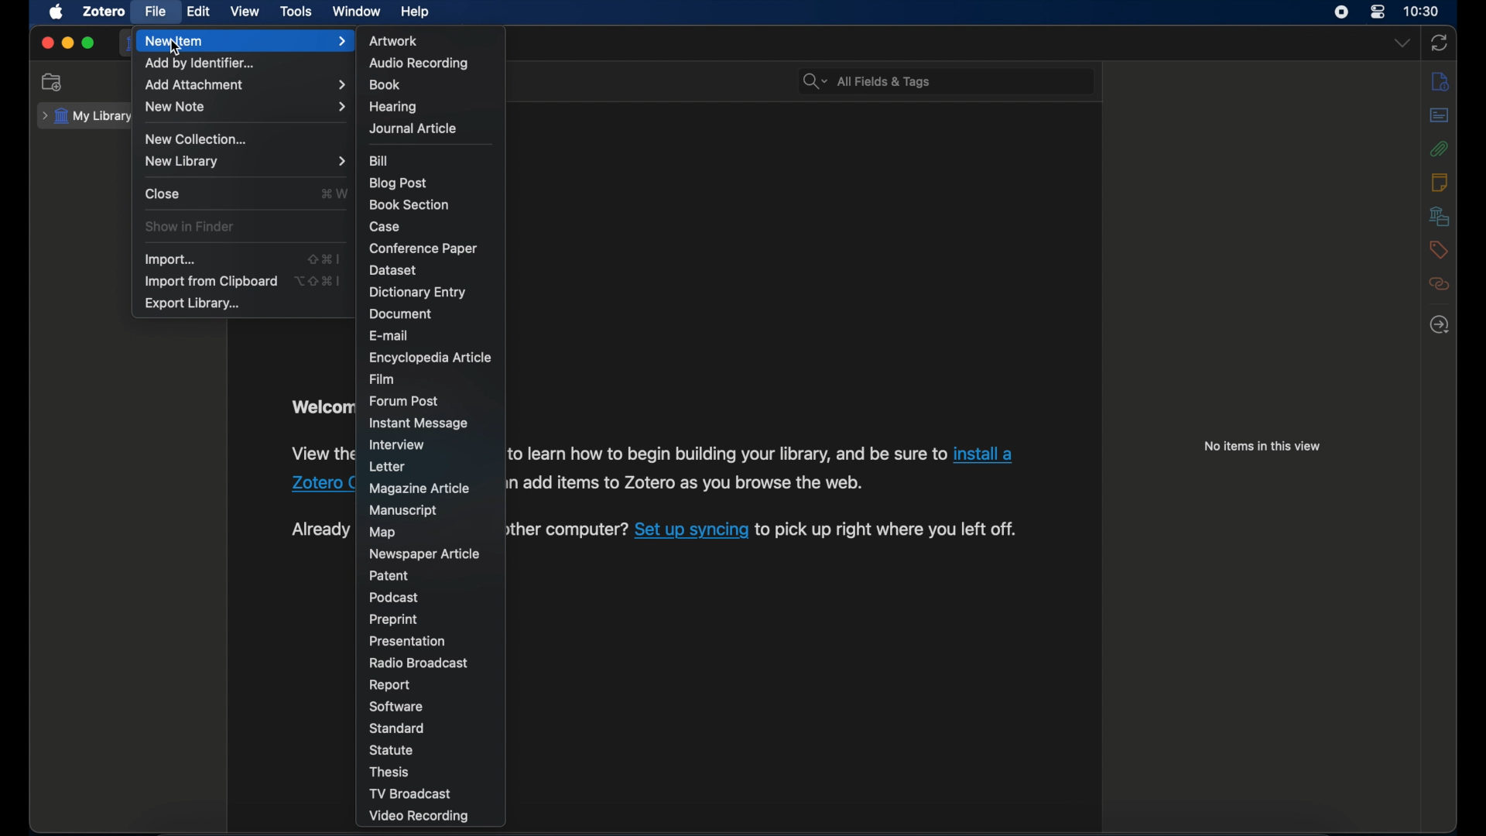  What do you see at coordinates (395, 445) in the screenshot?
I see `interview` at bounding box center [395, 445].